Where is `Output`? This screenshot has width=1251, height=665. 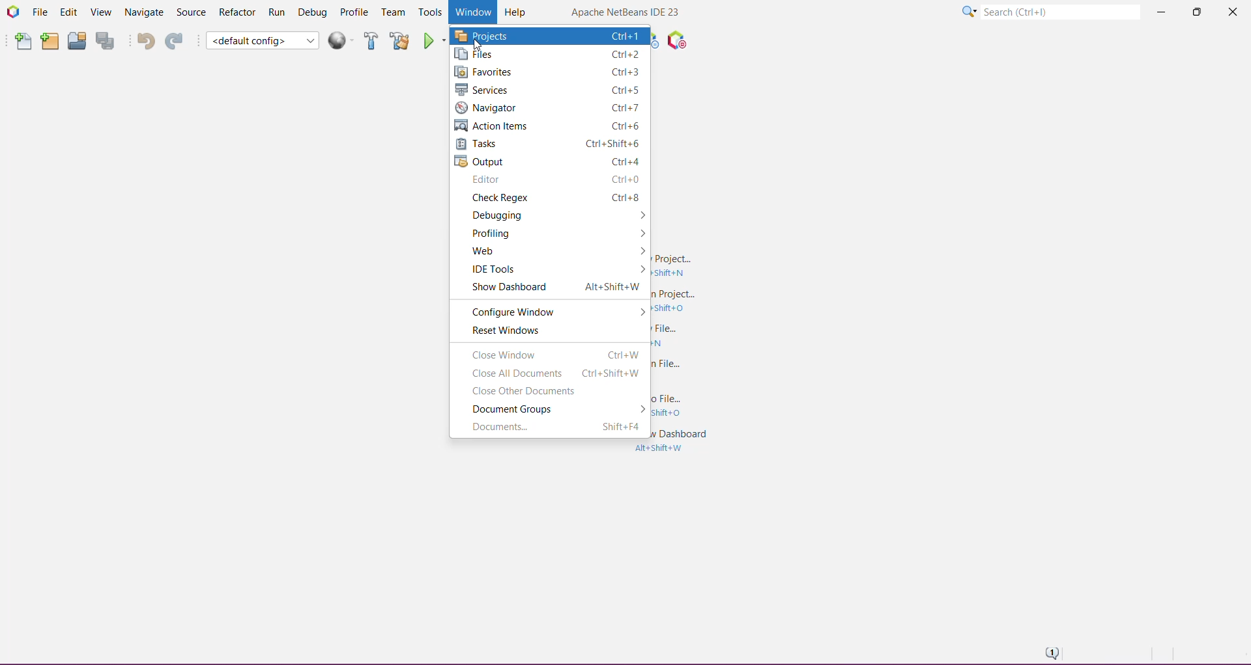
Output is located at coordinates (549, 161).